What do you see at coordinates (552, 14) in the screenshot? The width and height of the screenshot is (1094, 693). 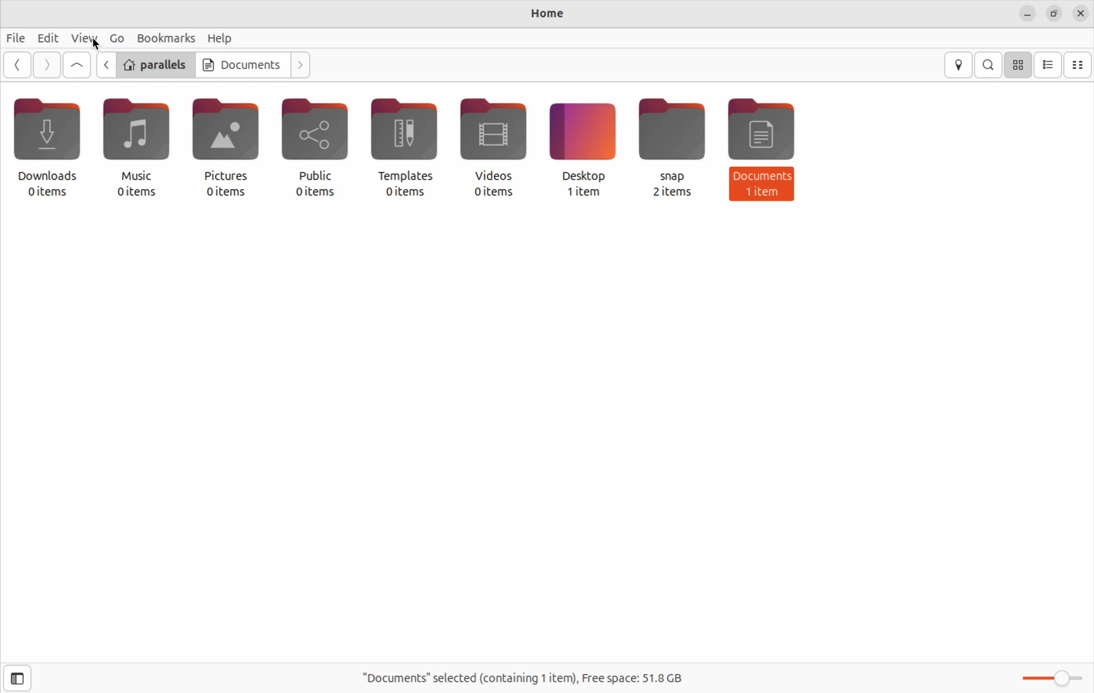 I see `Home` at bounding box center [552, 14].